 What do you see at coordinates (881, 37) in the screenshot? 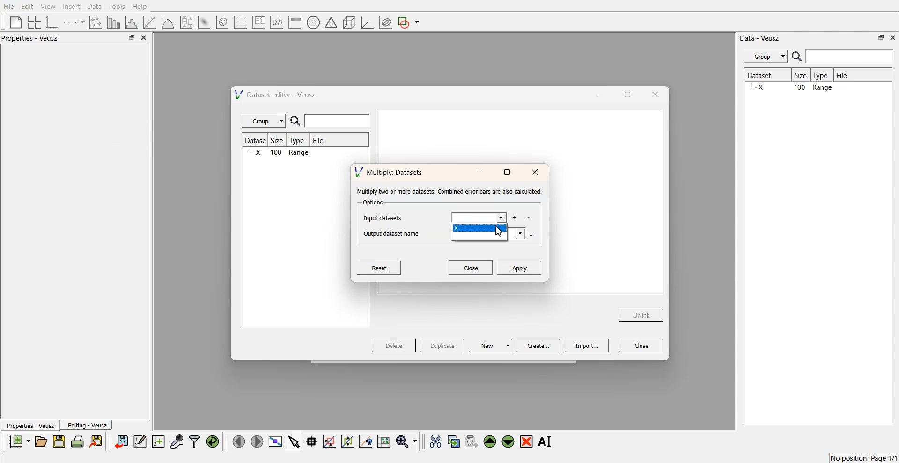
I see `minimise or maximise` at bounding box center [881, 37].